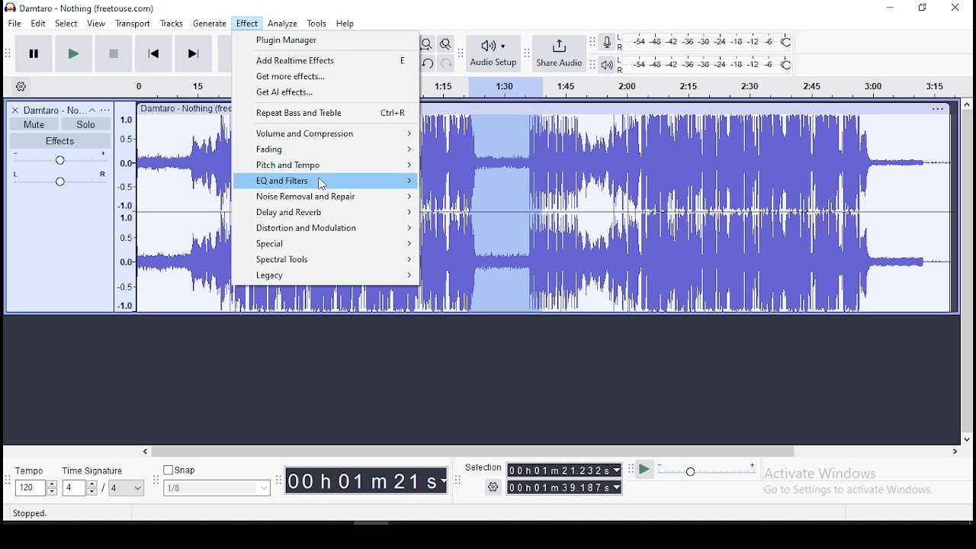  What do you see at coordinates (173, 24) in the screenshot?
I see `tracks` at bounding box center [173, 24].